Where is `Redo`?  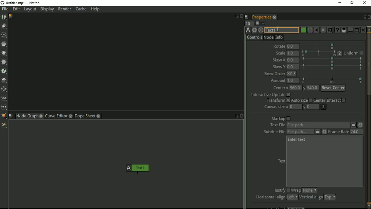
Redo is located at coordinates (323, 30).